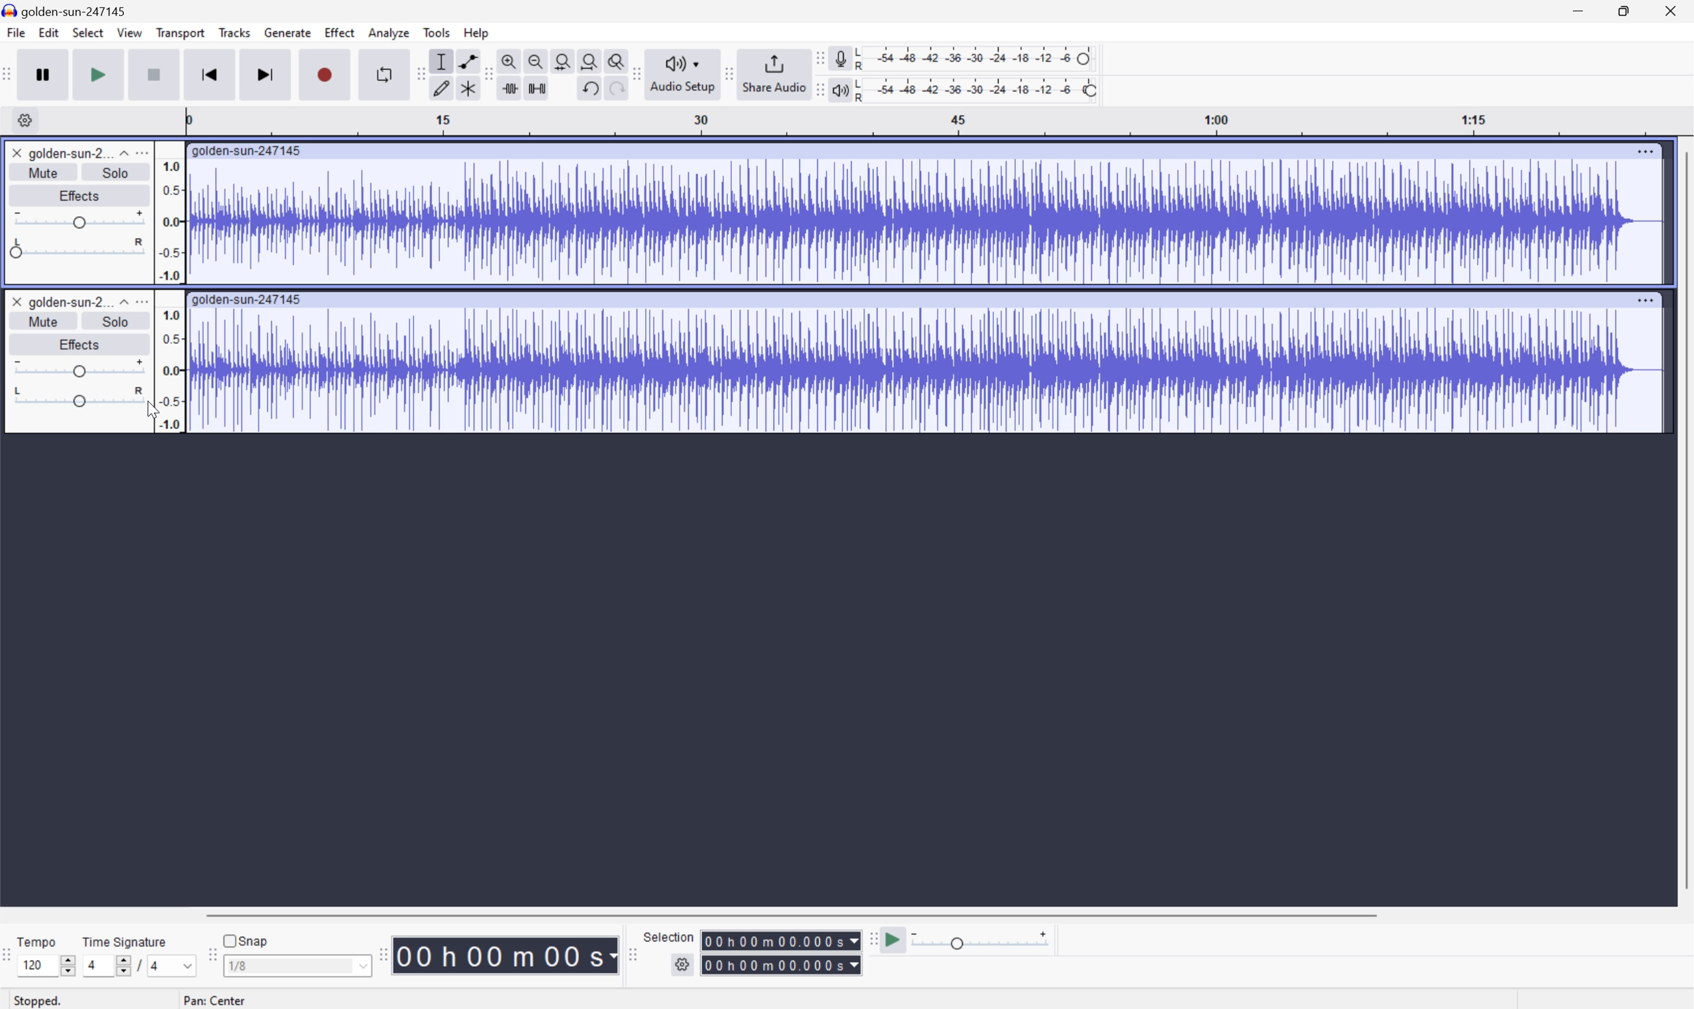 Image resolution: width=1694 pixels, height=1009 pixels. What do you see at coordinates (122, 153) in the screenshot?
I see `Drop Down` at bounding box center [122, 153].